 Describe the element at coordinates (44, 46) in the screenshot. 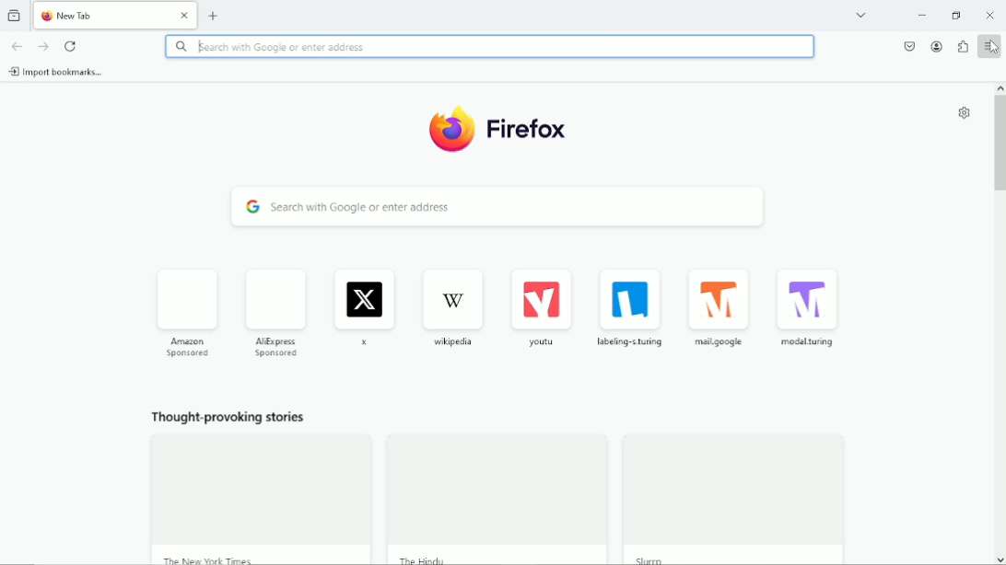

I see `go forward` at that location.